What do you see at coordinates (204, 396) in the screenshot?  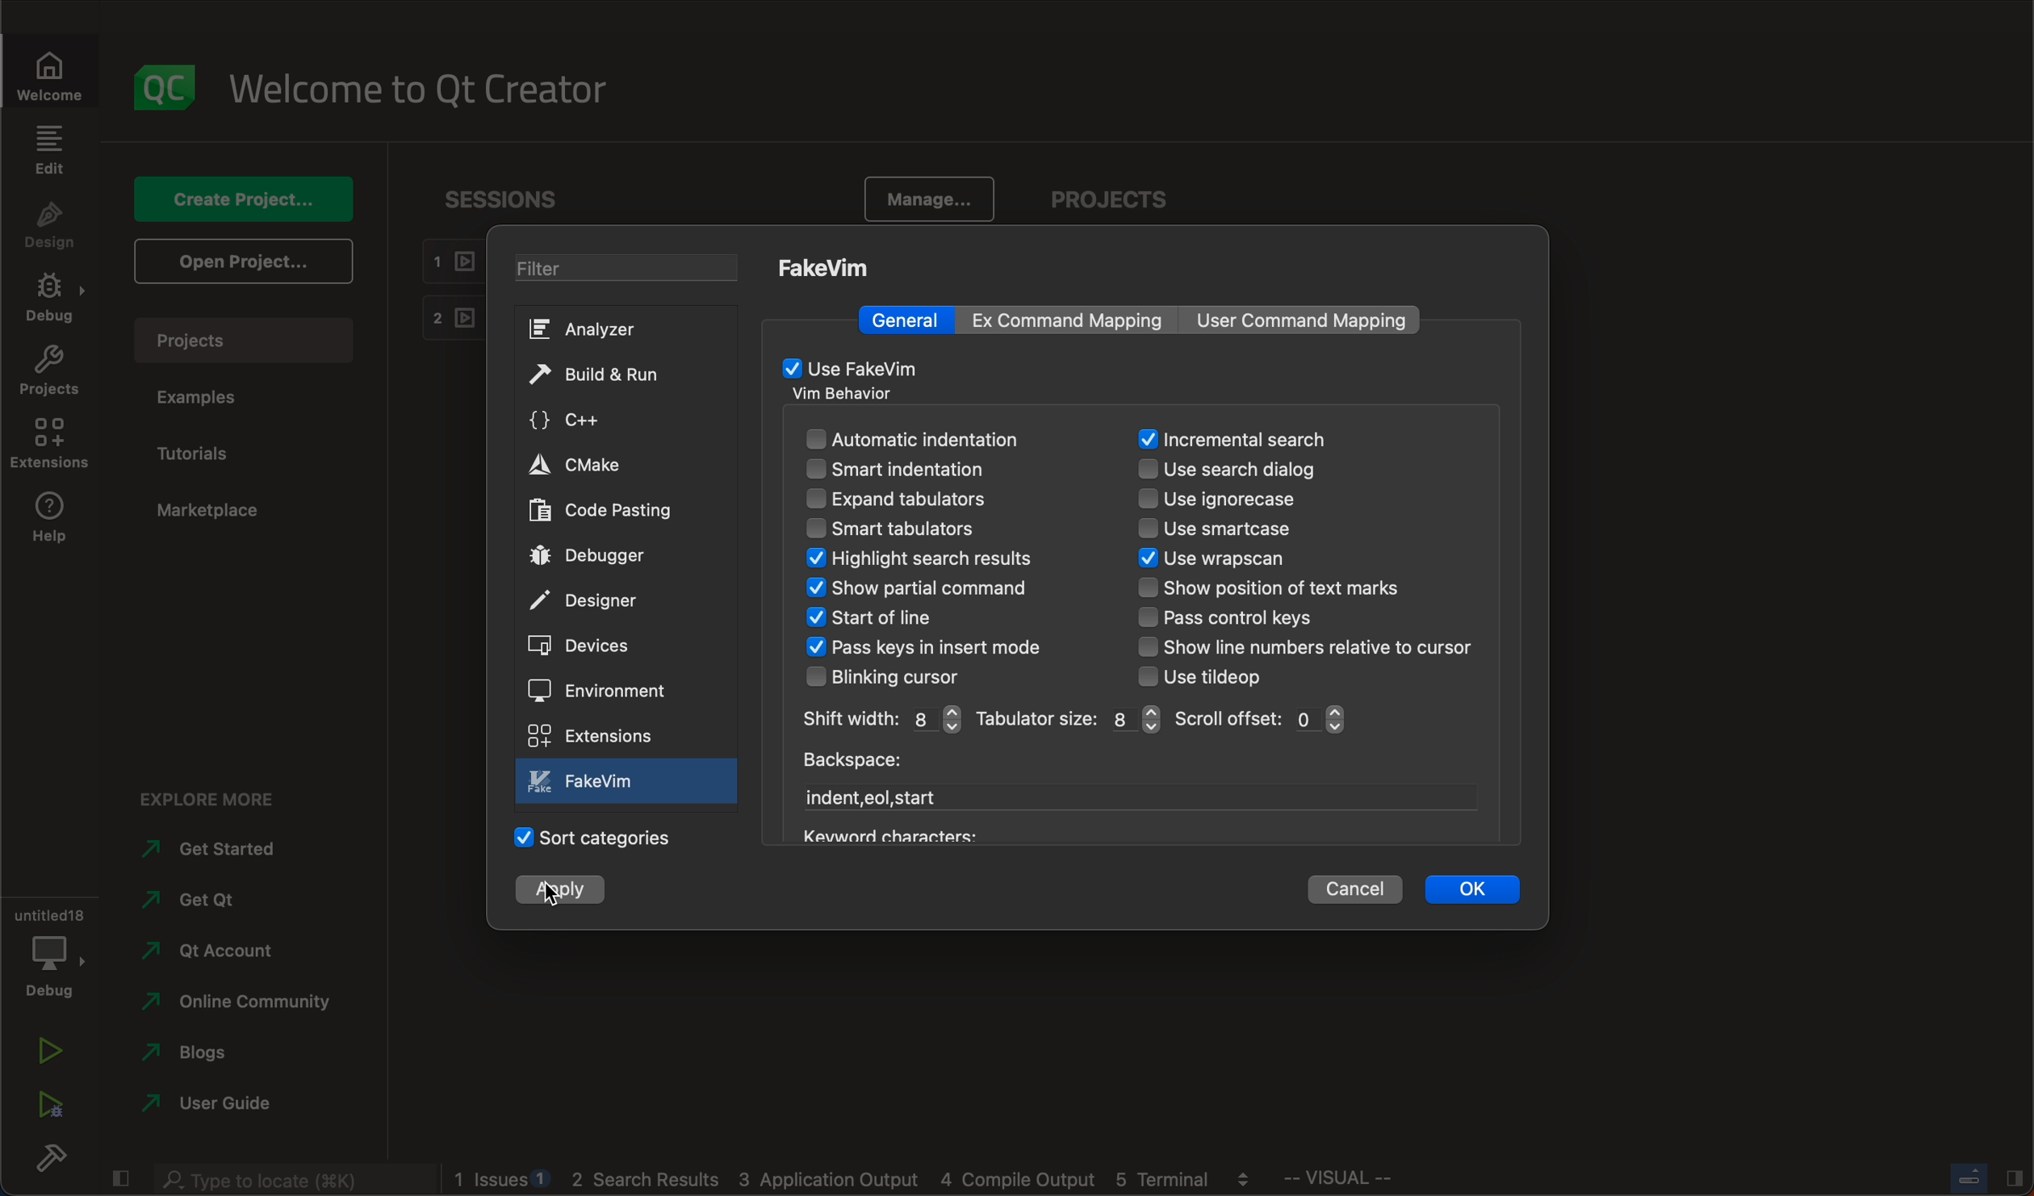 I see `examples` at bounding box center [204, 396].